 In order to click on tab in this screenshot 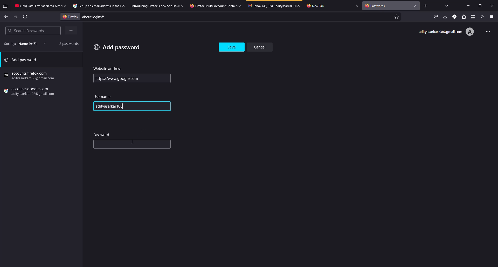, I will do `click(95, 6)`.